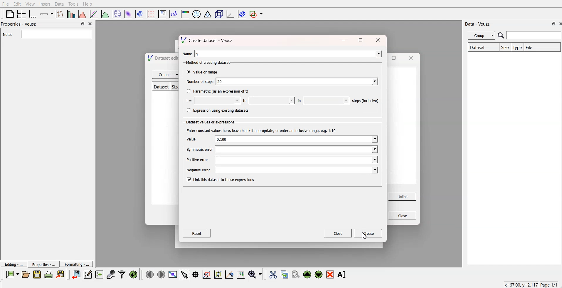 Image resolution: width=562 pixels, height=288 pixels. Describe the element at coordinates (22, 14) in the screenshot. I see `arrange a graph in a grid` at that location.